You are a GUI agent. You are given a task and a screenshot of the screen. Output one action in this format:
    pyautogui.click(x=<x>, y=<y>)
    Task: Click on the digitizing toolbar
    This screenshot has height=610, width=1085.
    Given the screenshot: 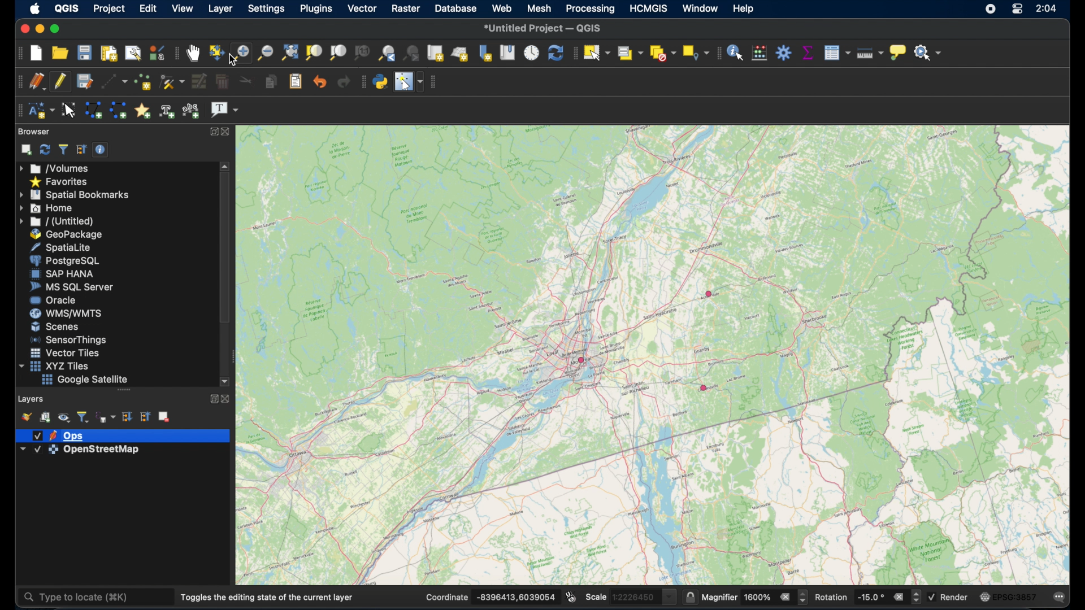 What is the action you would take?
    pyautogui.click(x=18, y=81)
    